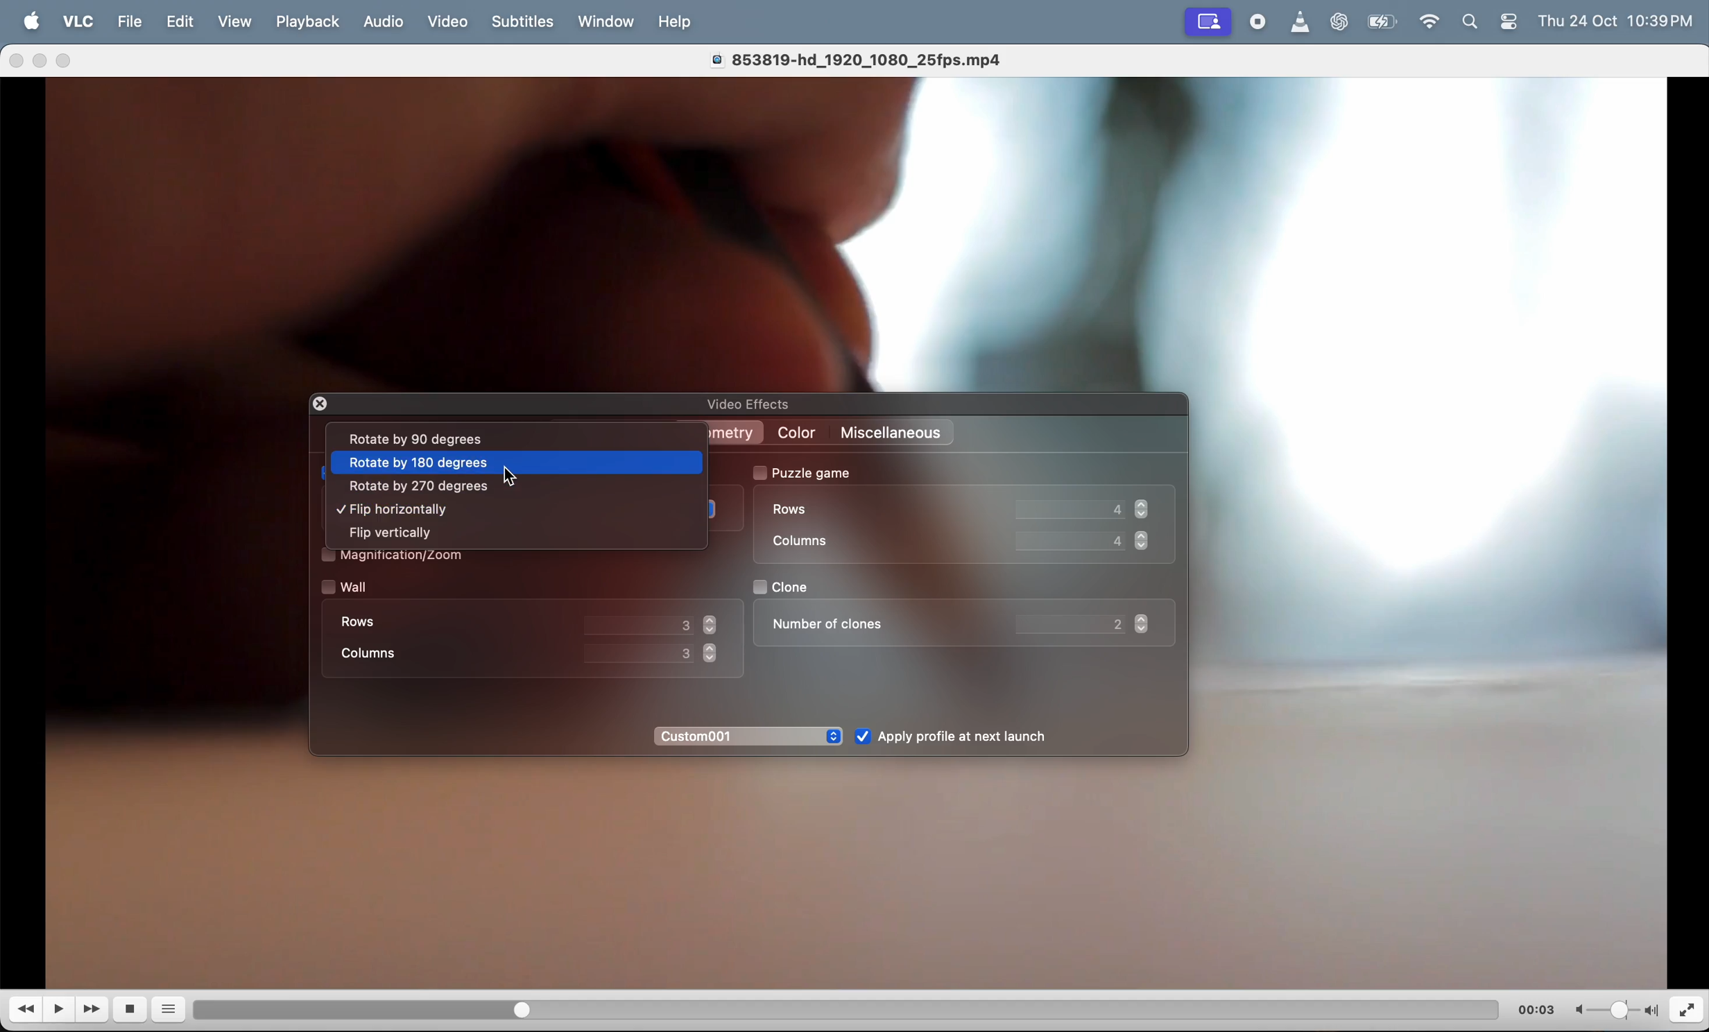 Image resolution: width=1709 pixels, height=1032 pixels. What do you see at coordinates (828, 1008) in the screenshot?
I see `duration` at bounding box center [828, 1008].